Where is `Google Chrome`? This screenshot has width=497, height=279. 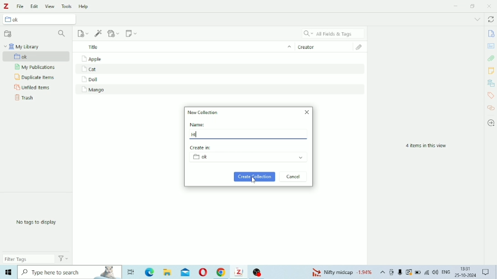
Google Chrome is located at coordinates (222, 272).